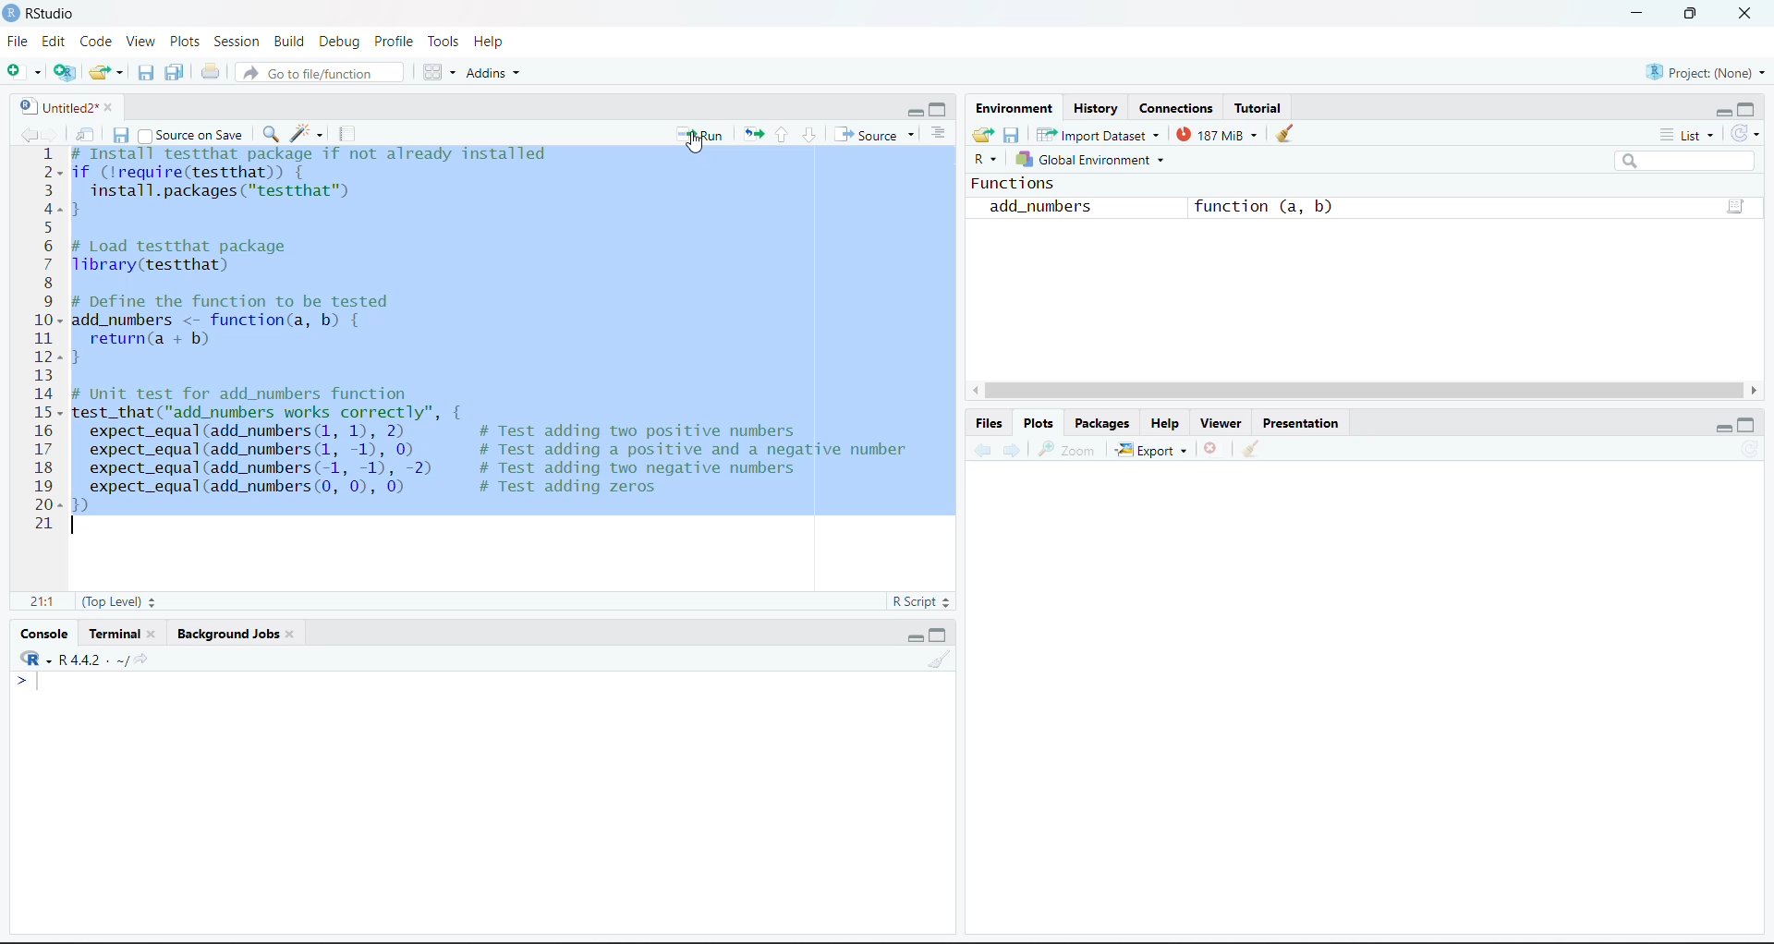 This screenshot has width=1774, height=944. Describe the element at coordinates (1251, 447) in the screenshot. I see `clear` at that location.